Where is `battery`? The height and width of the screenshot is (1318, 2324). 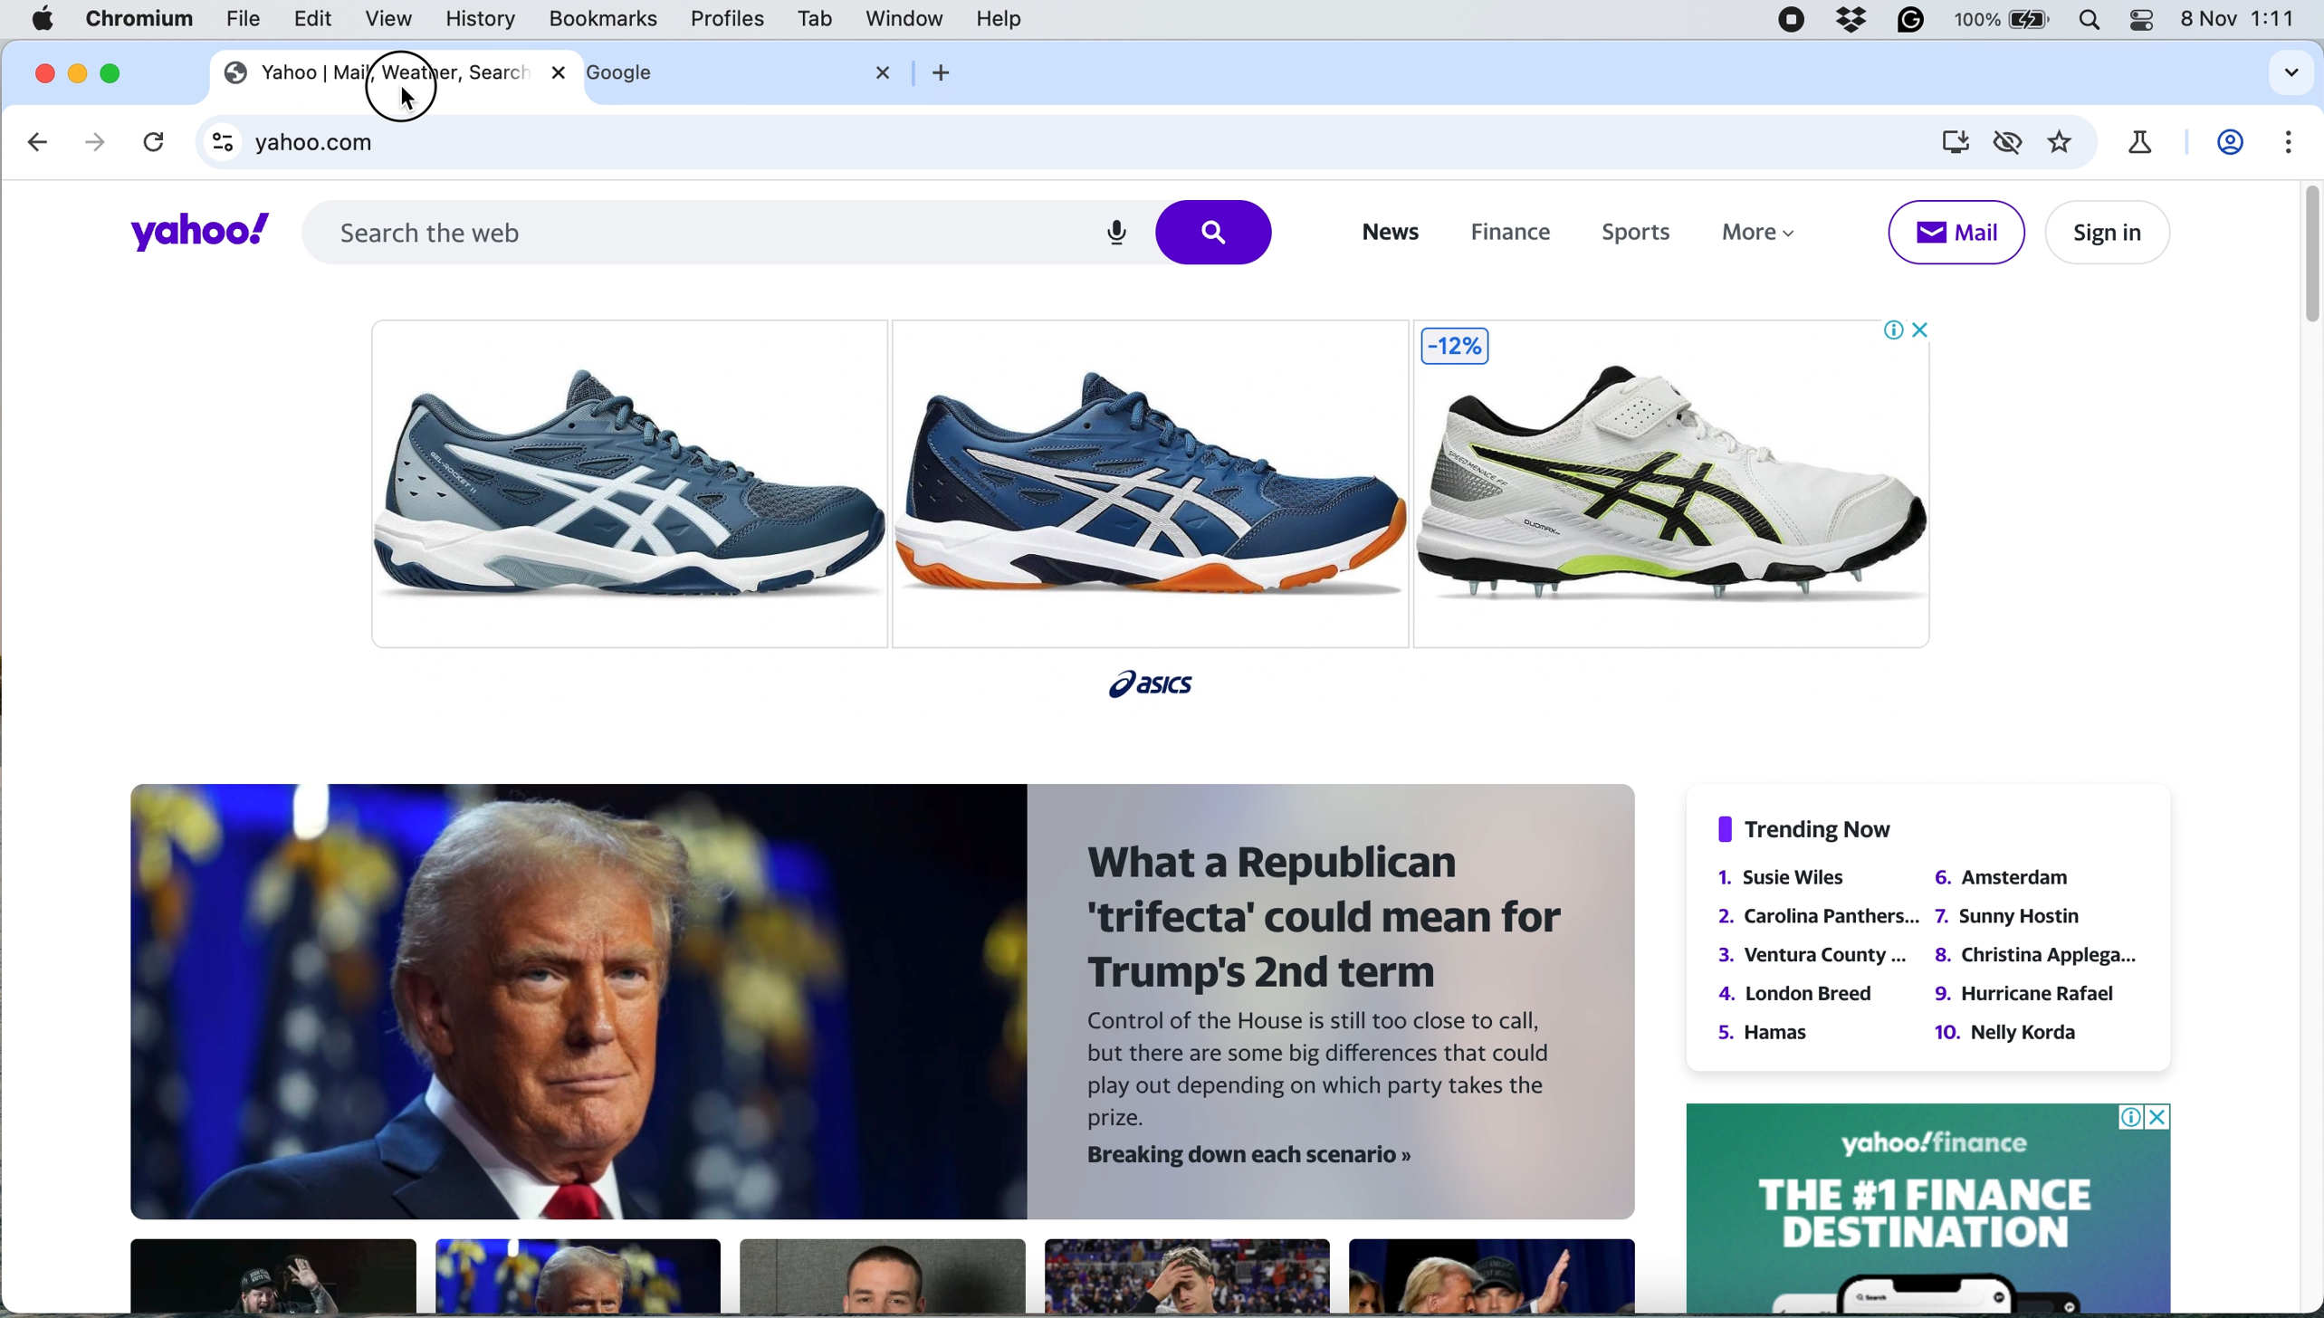
battery is located at coordinates (2004, 23).